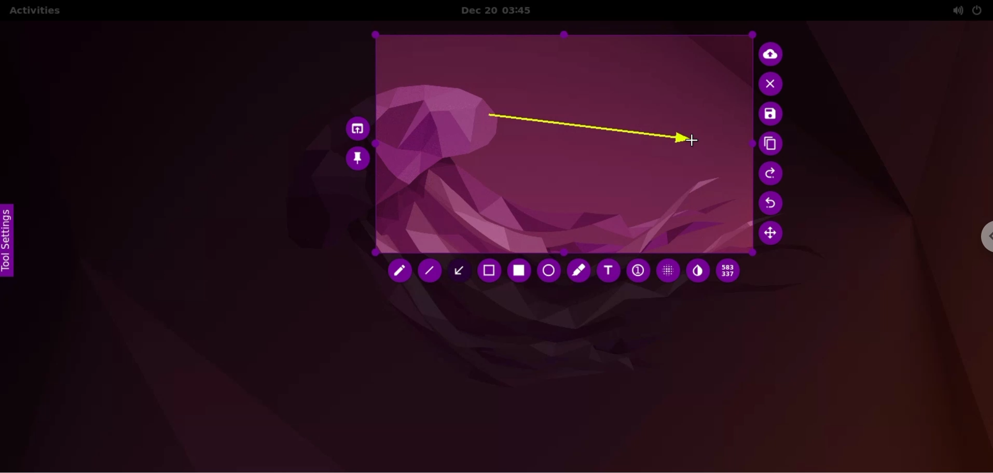 The image size is (993, 473). What do you see at coordinates (698, 271) in the screenshot?
I see `inverter tool` at bounding box center [698, 271].